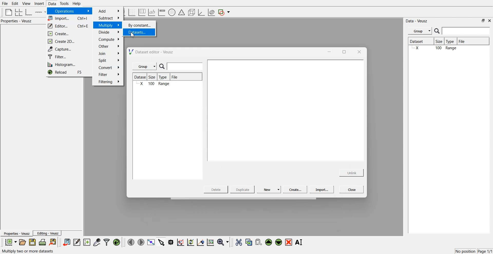 Image resolution: width=493 pixels, height=254 pixels. What do you see at coordinates (109, 32) in the screenshot?
I see `Divide` at bounding box center [109, 32].